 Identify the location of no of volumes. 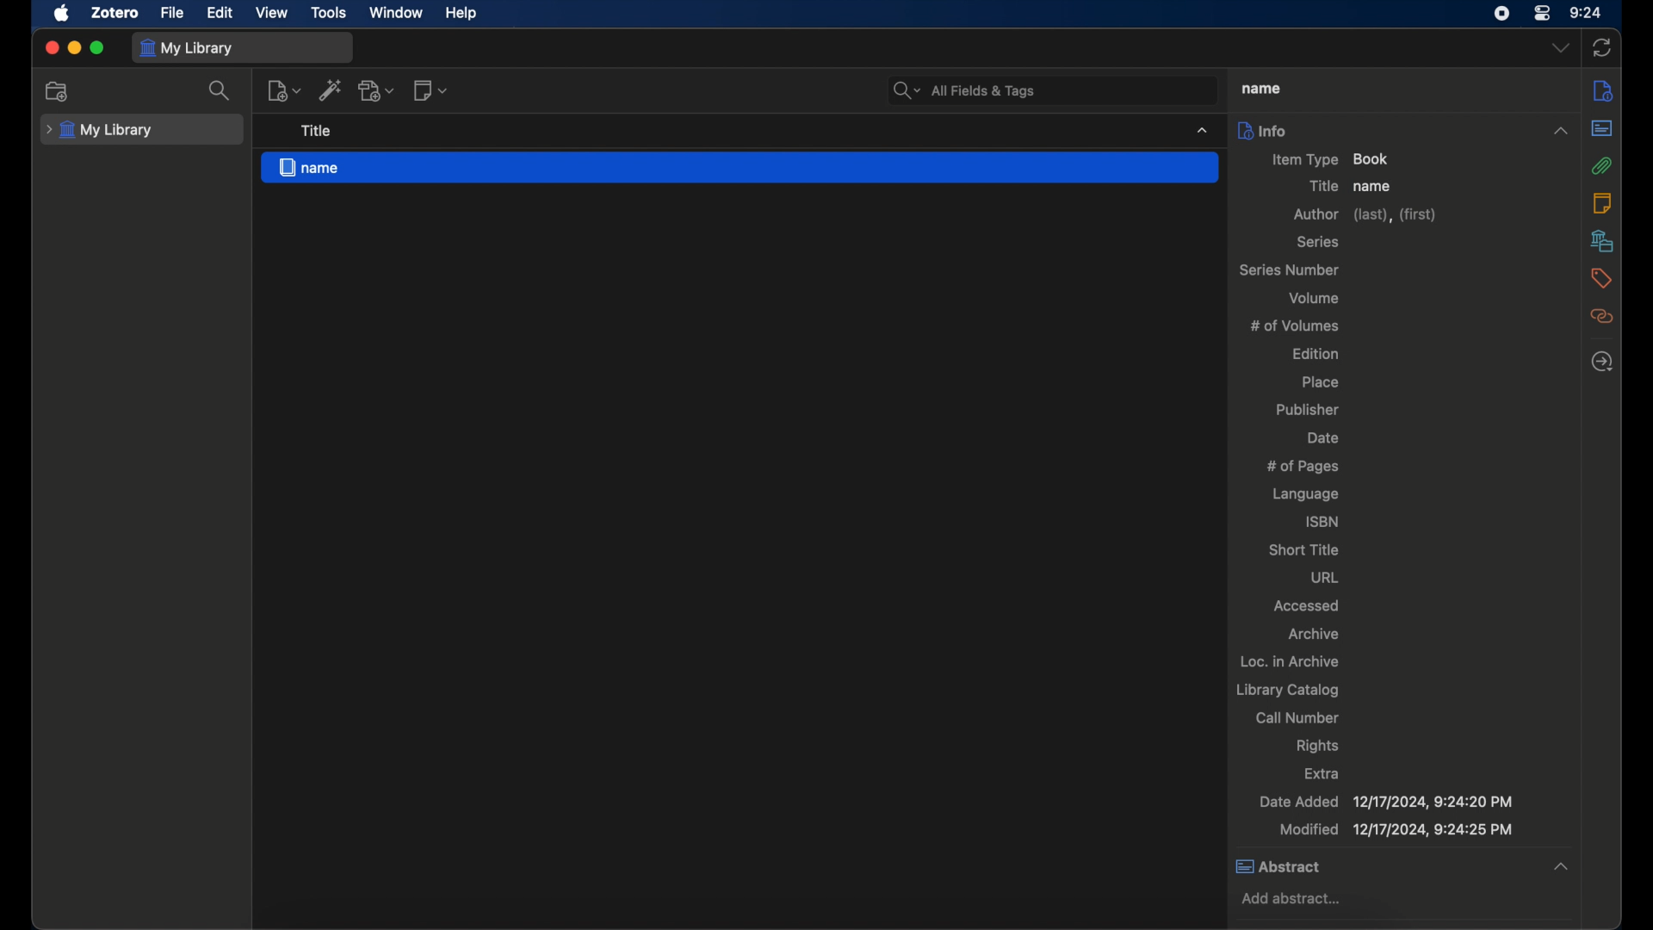
(1296, 325).